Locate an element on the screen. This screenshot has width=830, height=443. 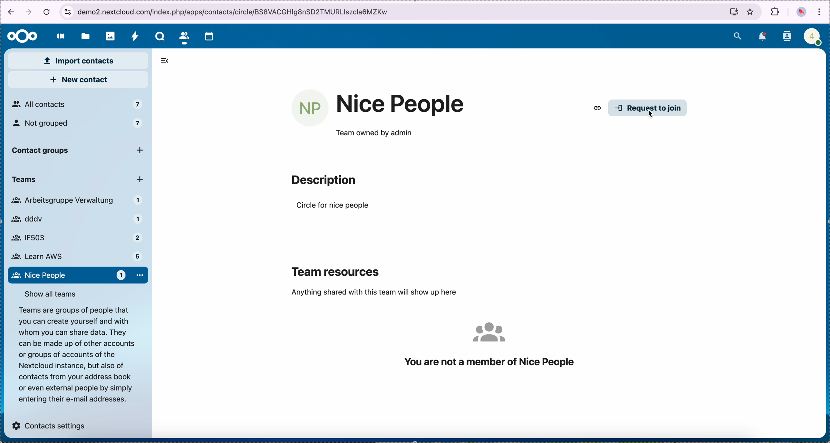
extensions is located at coordinates (775, 13).